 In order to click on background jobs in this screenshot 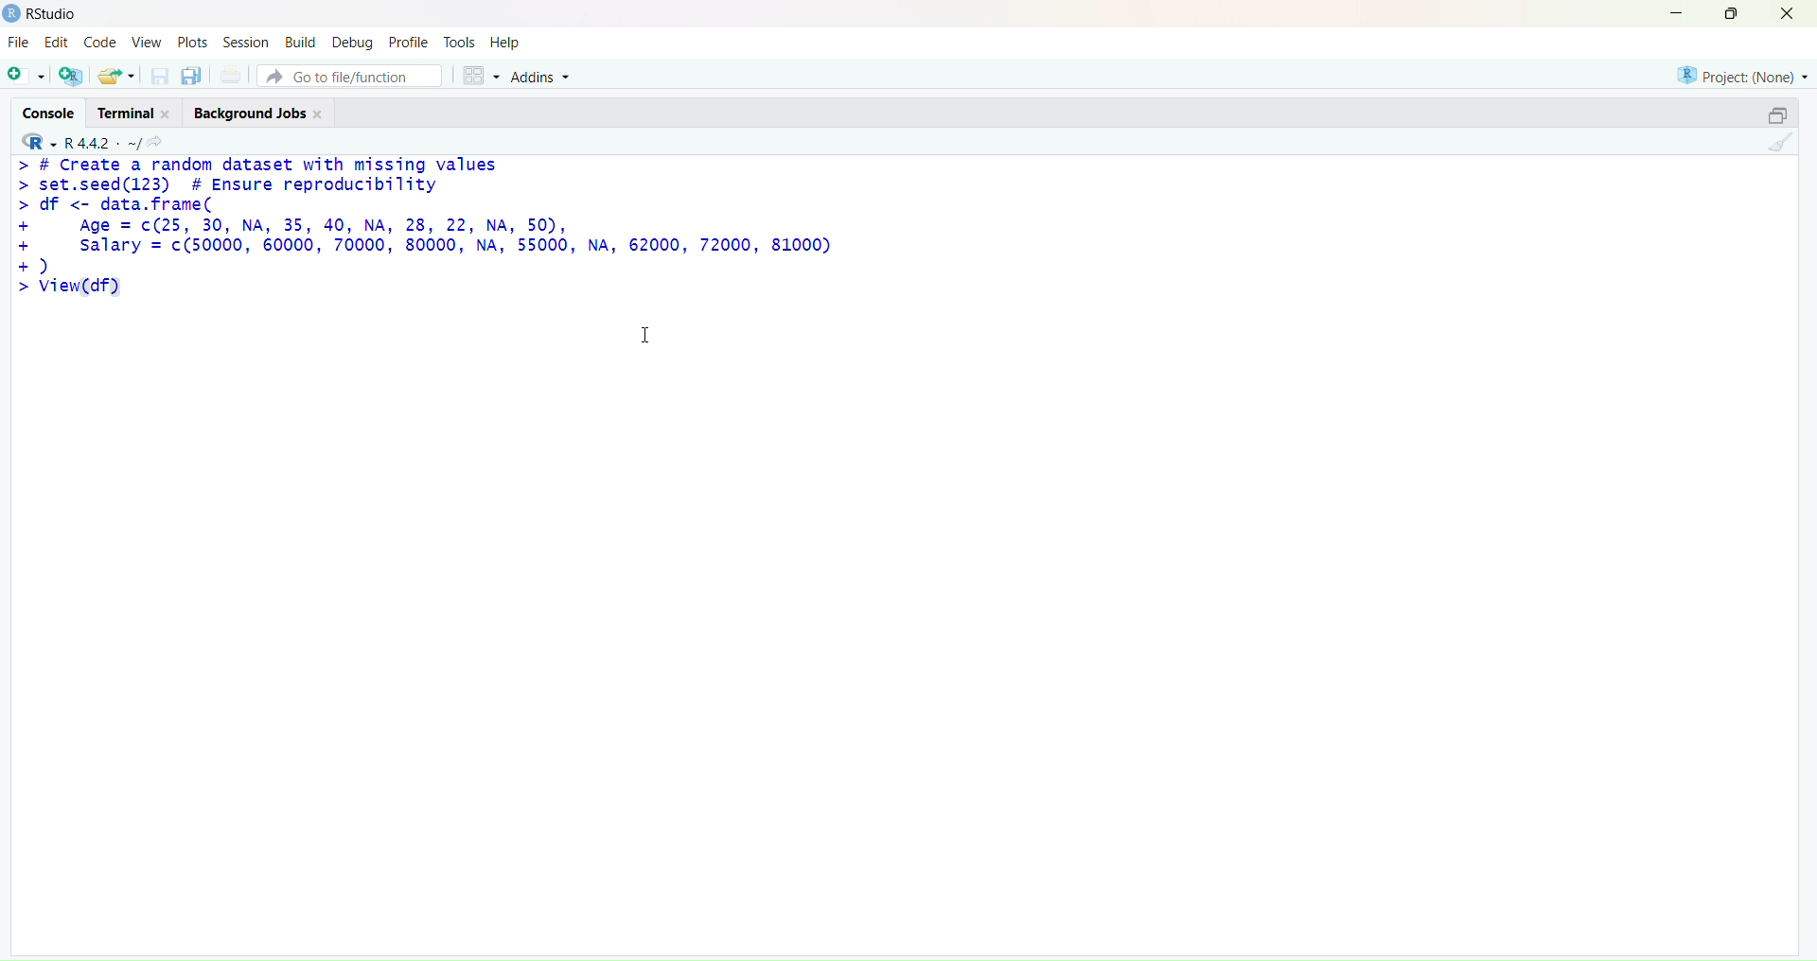, I will do `click(263, 114)`.